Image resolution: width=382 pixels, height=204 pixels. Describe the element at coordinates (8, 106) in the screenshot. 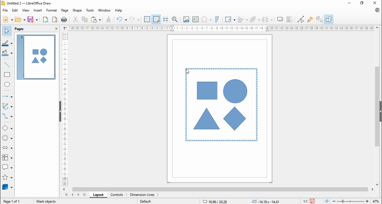

I see `curves and polygons` at that location.